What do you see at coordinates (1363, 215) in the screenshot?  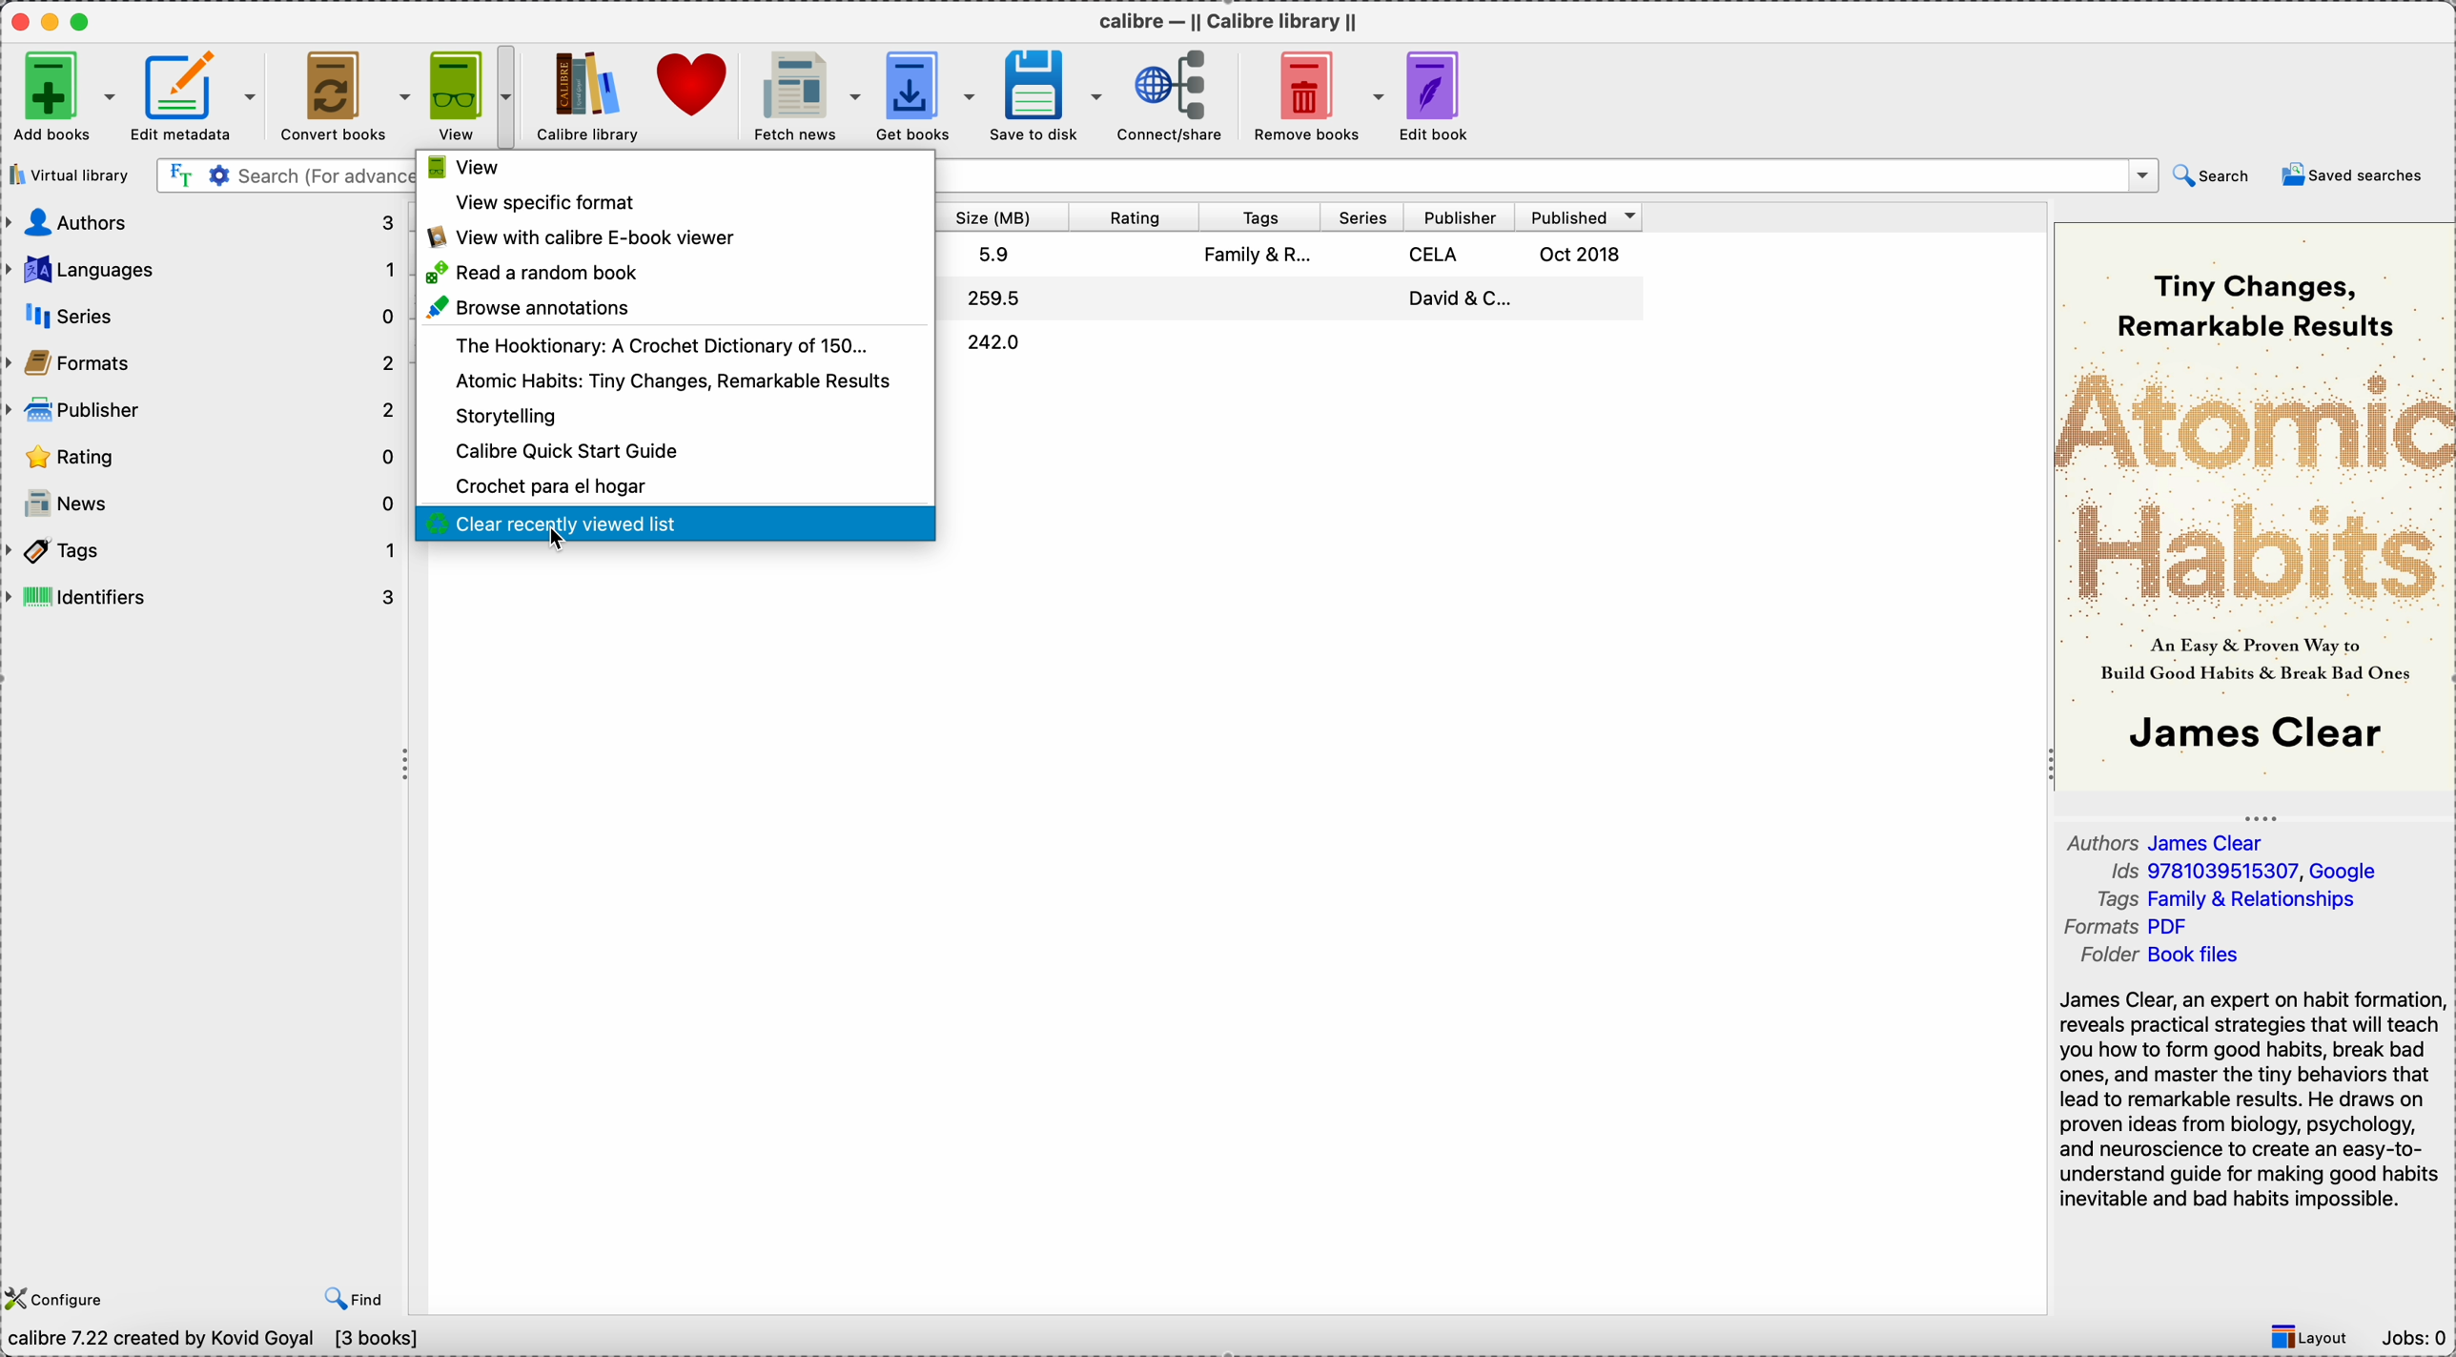 I see `series` at bounding box center [1363, 215].